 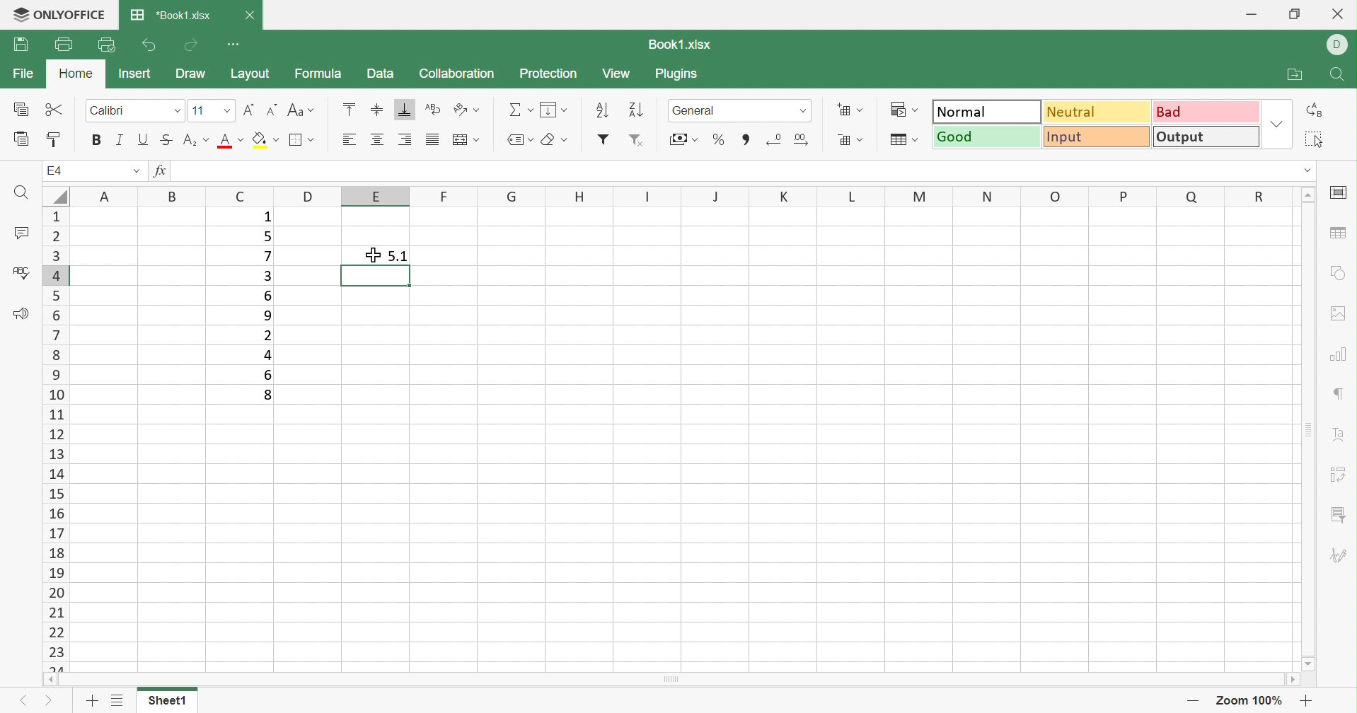 What do you see at coordinates (267, 277) in the screenshot?
I see `3` at bounding box center [267, 277].